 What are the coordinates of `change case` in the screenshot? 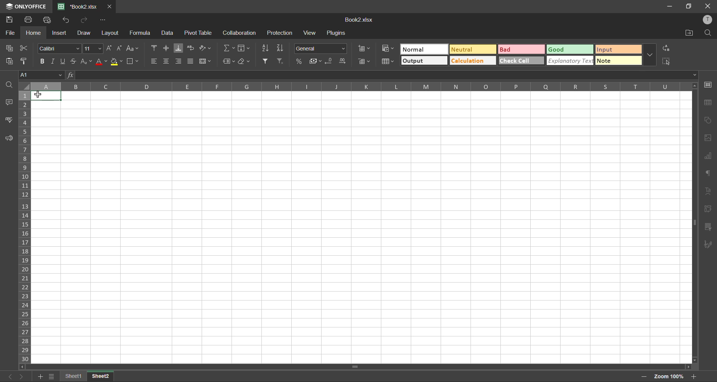 It's located at (131, 48).